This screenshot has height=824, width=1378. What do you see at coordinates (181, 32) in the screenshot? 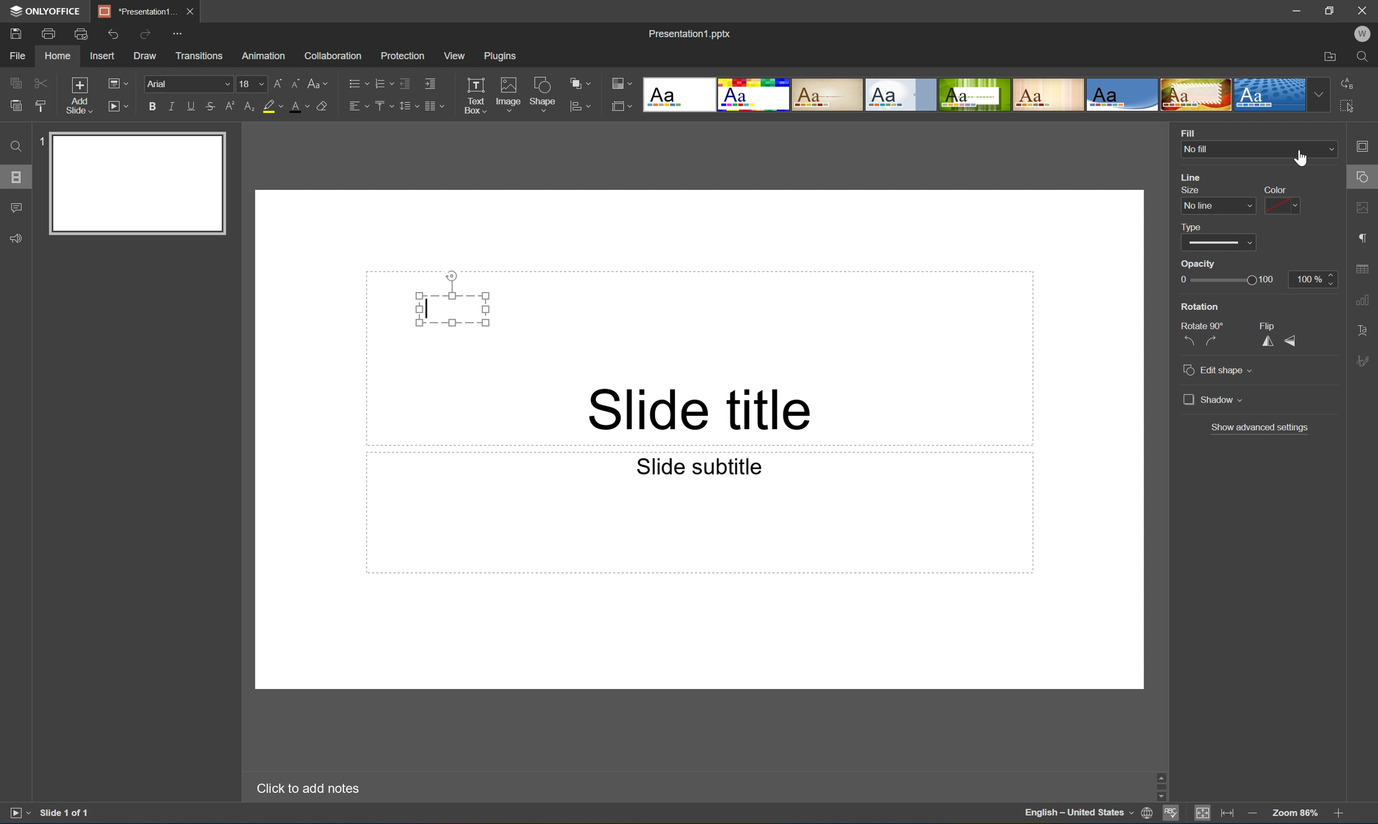
I see `Customize quick access toolbar` at bounding box center [181, 32].